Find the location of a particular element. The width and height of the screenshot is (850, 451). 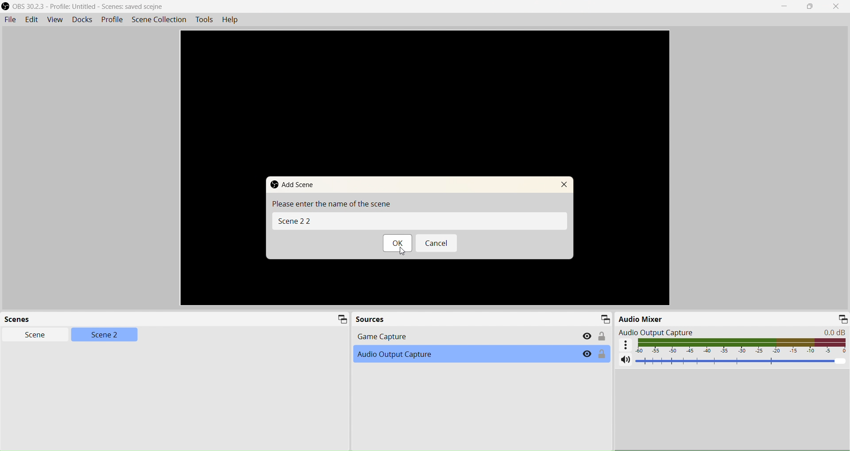

Tools is located at coordinates (204, 20).